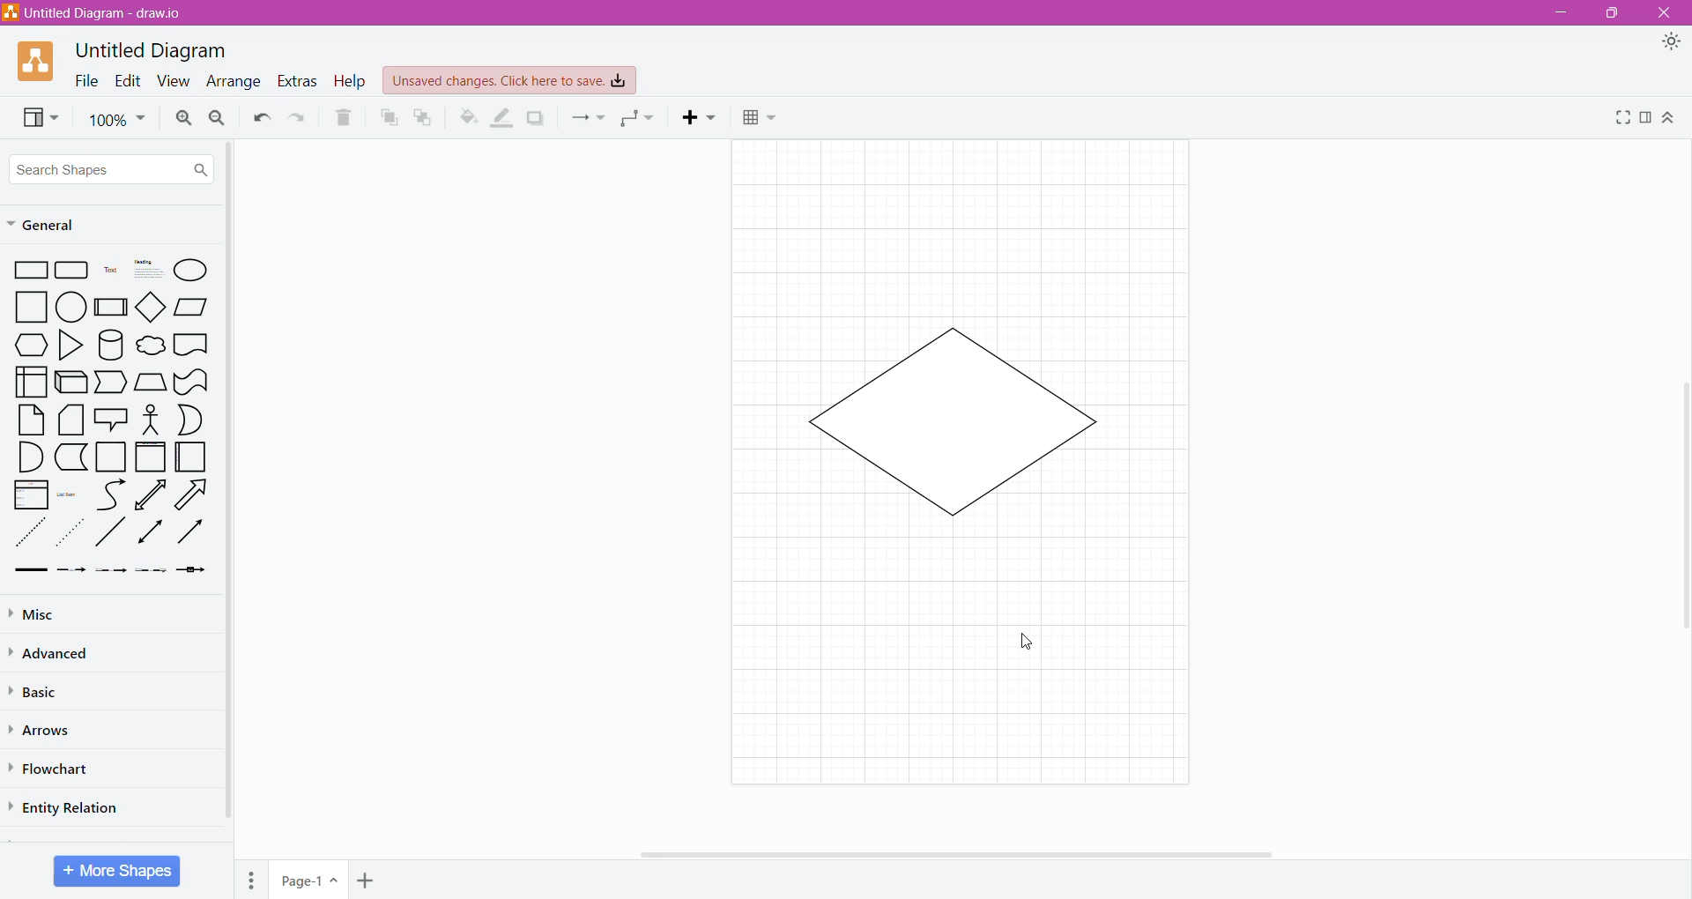 Image resolution: width=1692 pixels, height=899 pixels. I want to click on Page-1, so click(307, 880).